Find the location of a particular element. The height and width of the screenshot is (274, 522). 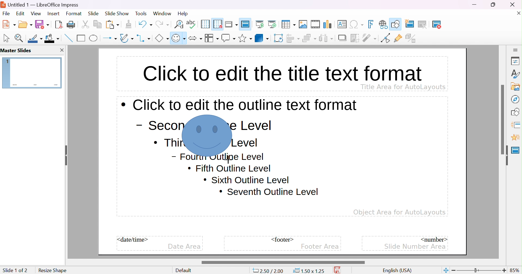

slider is located at coordinates (503, 119).